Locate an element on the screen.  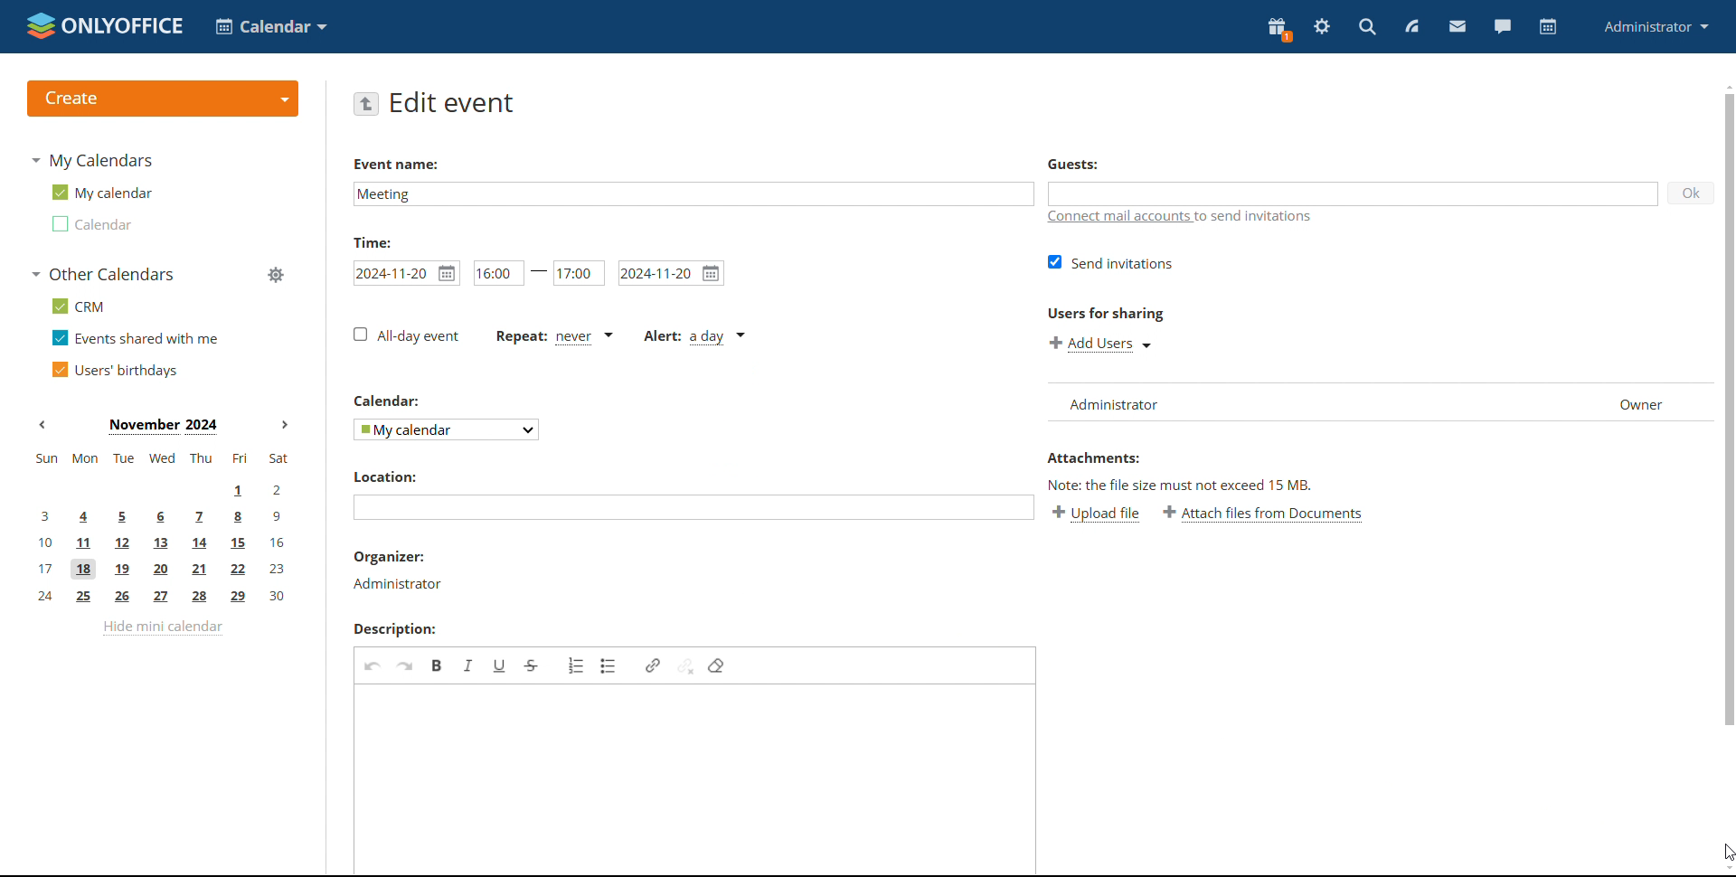
attachments is located at coordinates (1092, 458).